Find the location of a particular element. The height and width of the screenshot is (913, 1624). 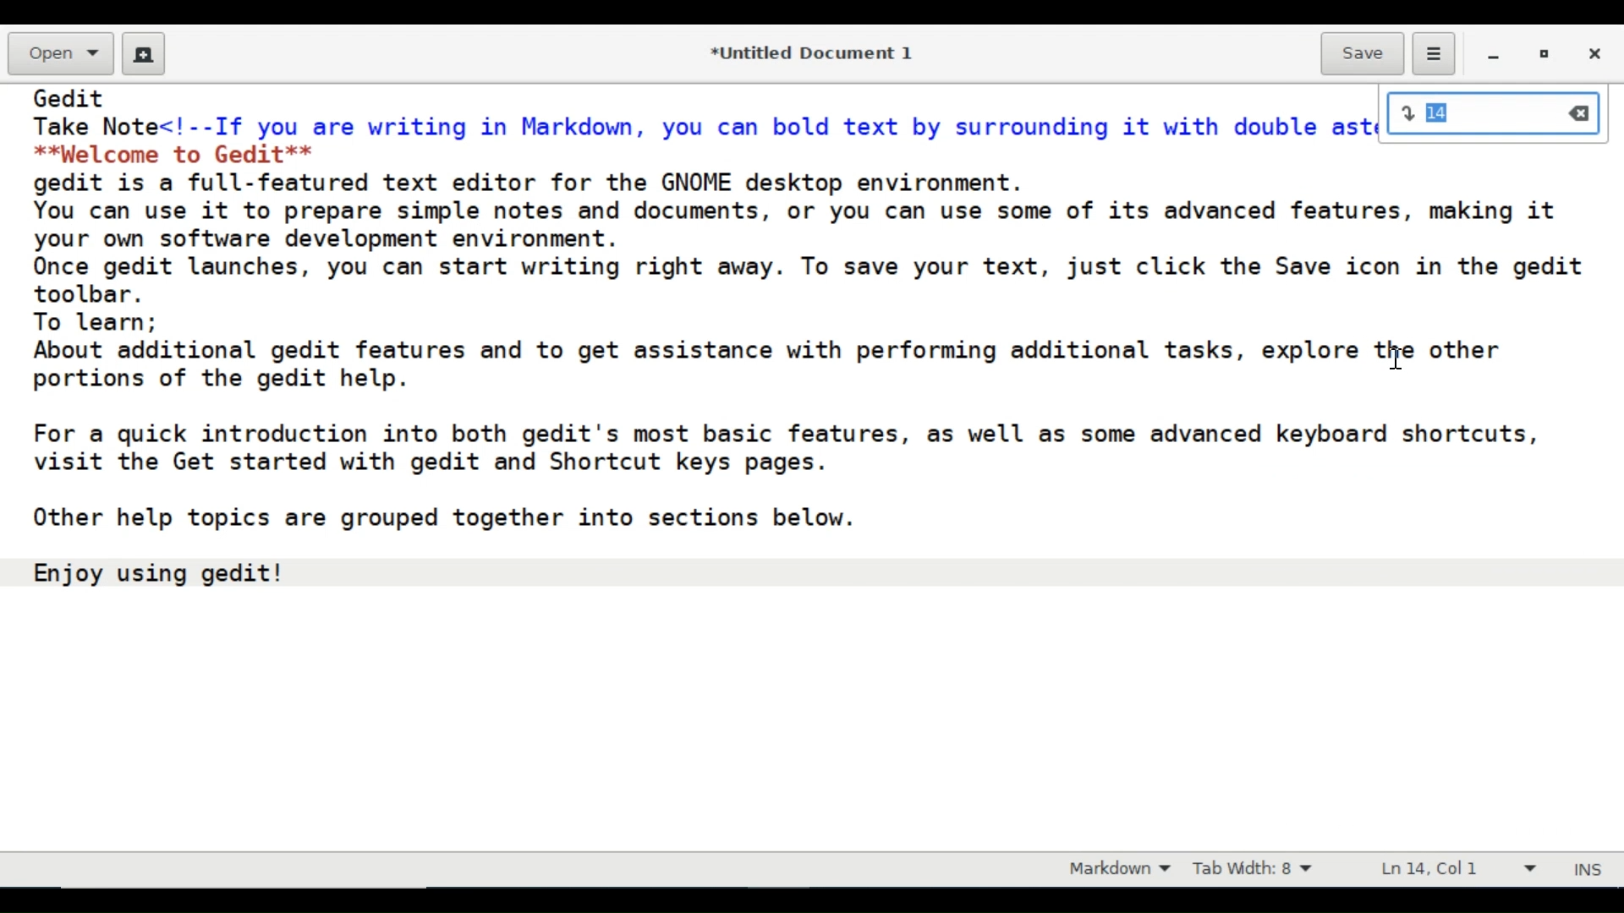

Close is located at coordinates (1593, 55).